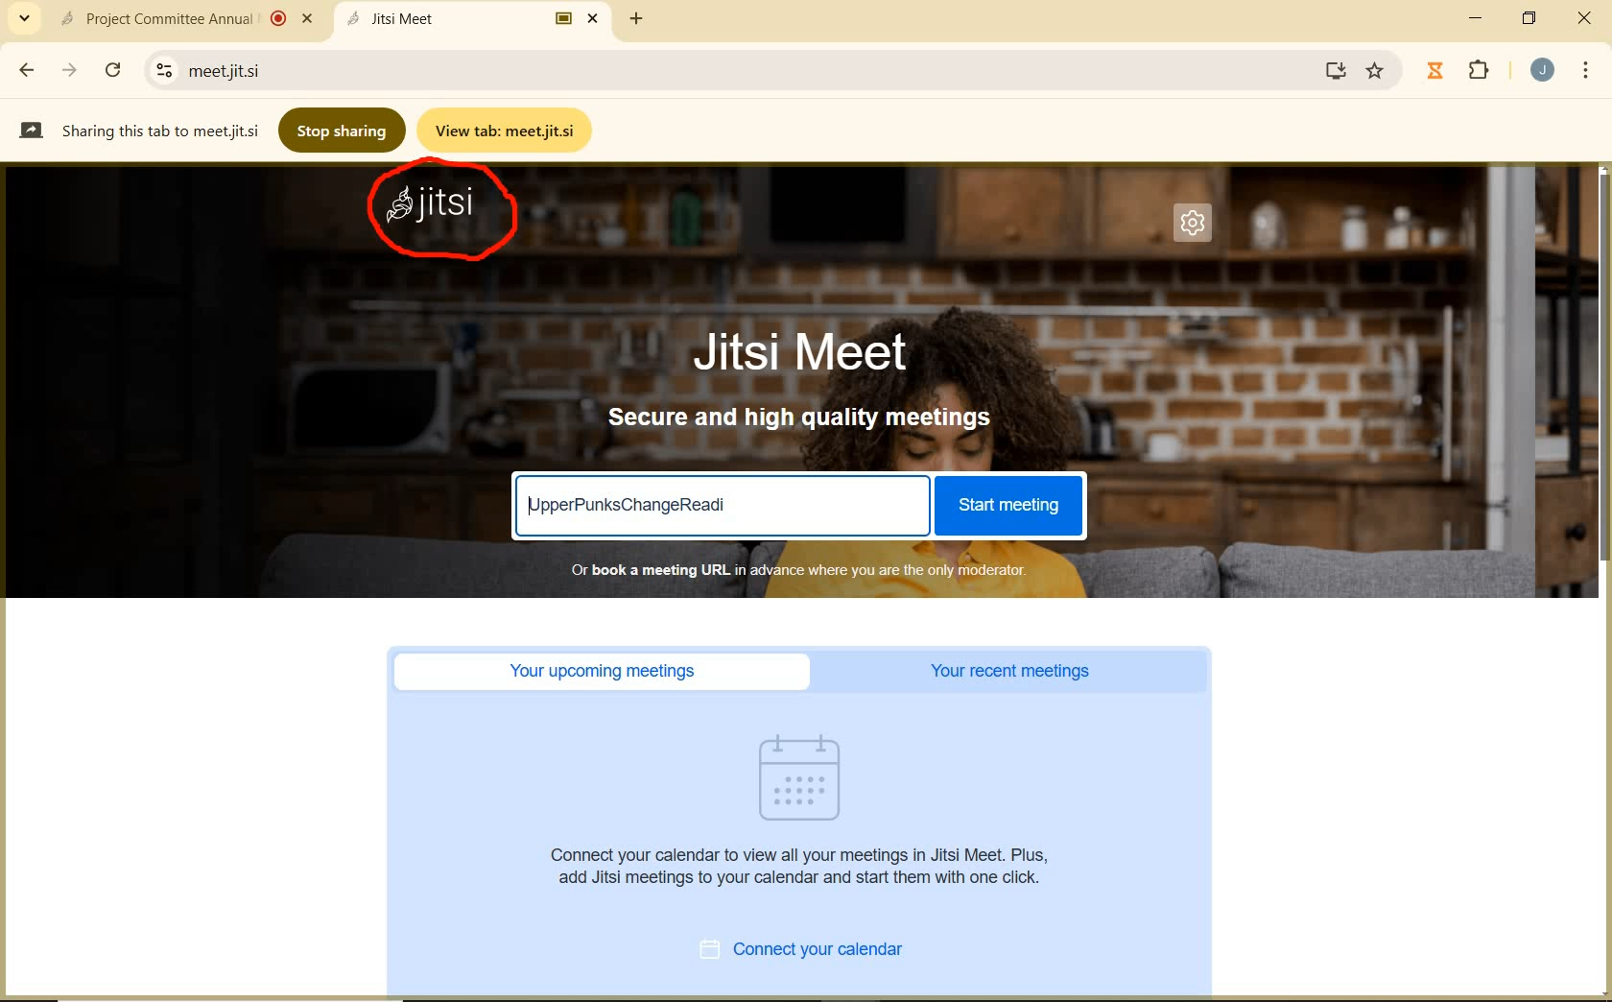  I want to click on ADD NEW TAB, so click(637, 18).